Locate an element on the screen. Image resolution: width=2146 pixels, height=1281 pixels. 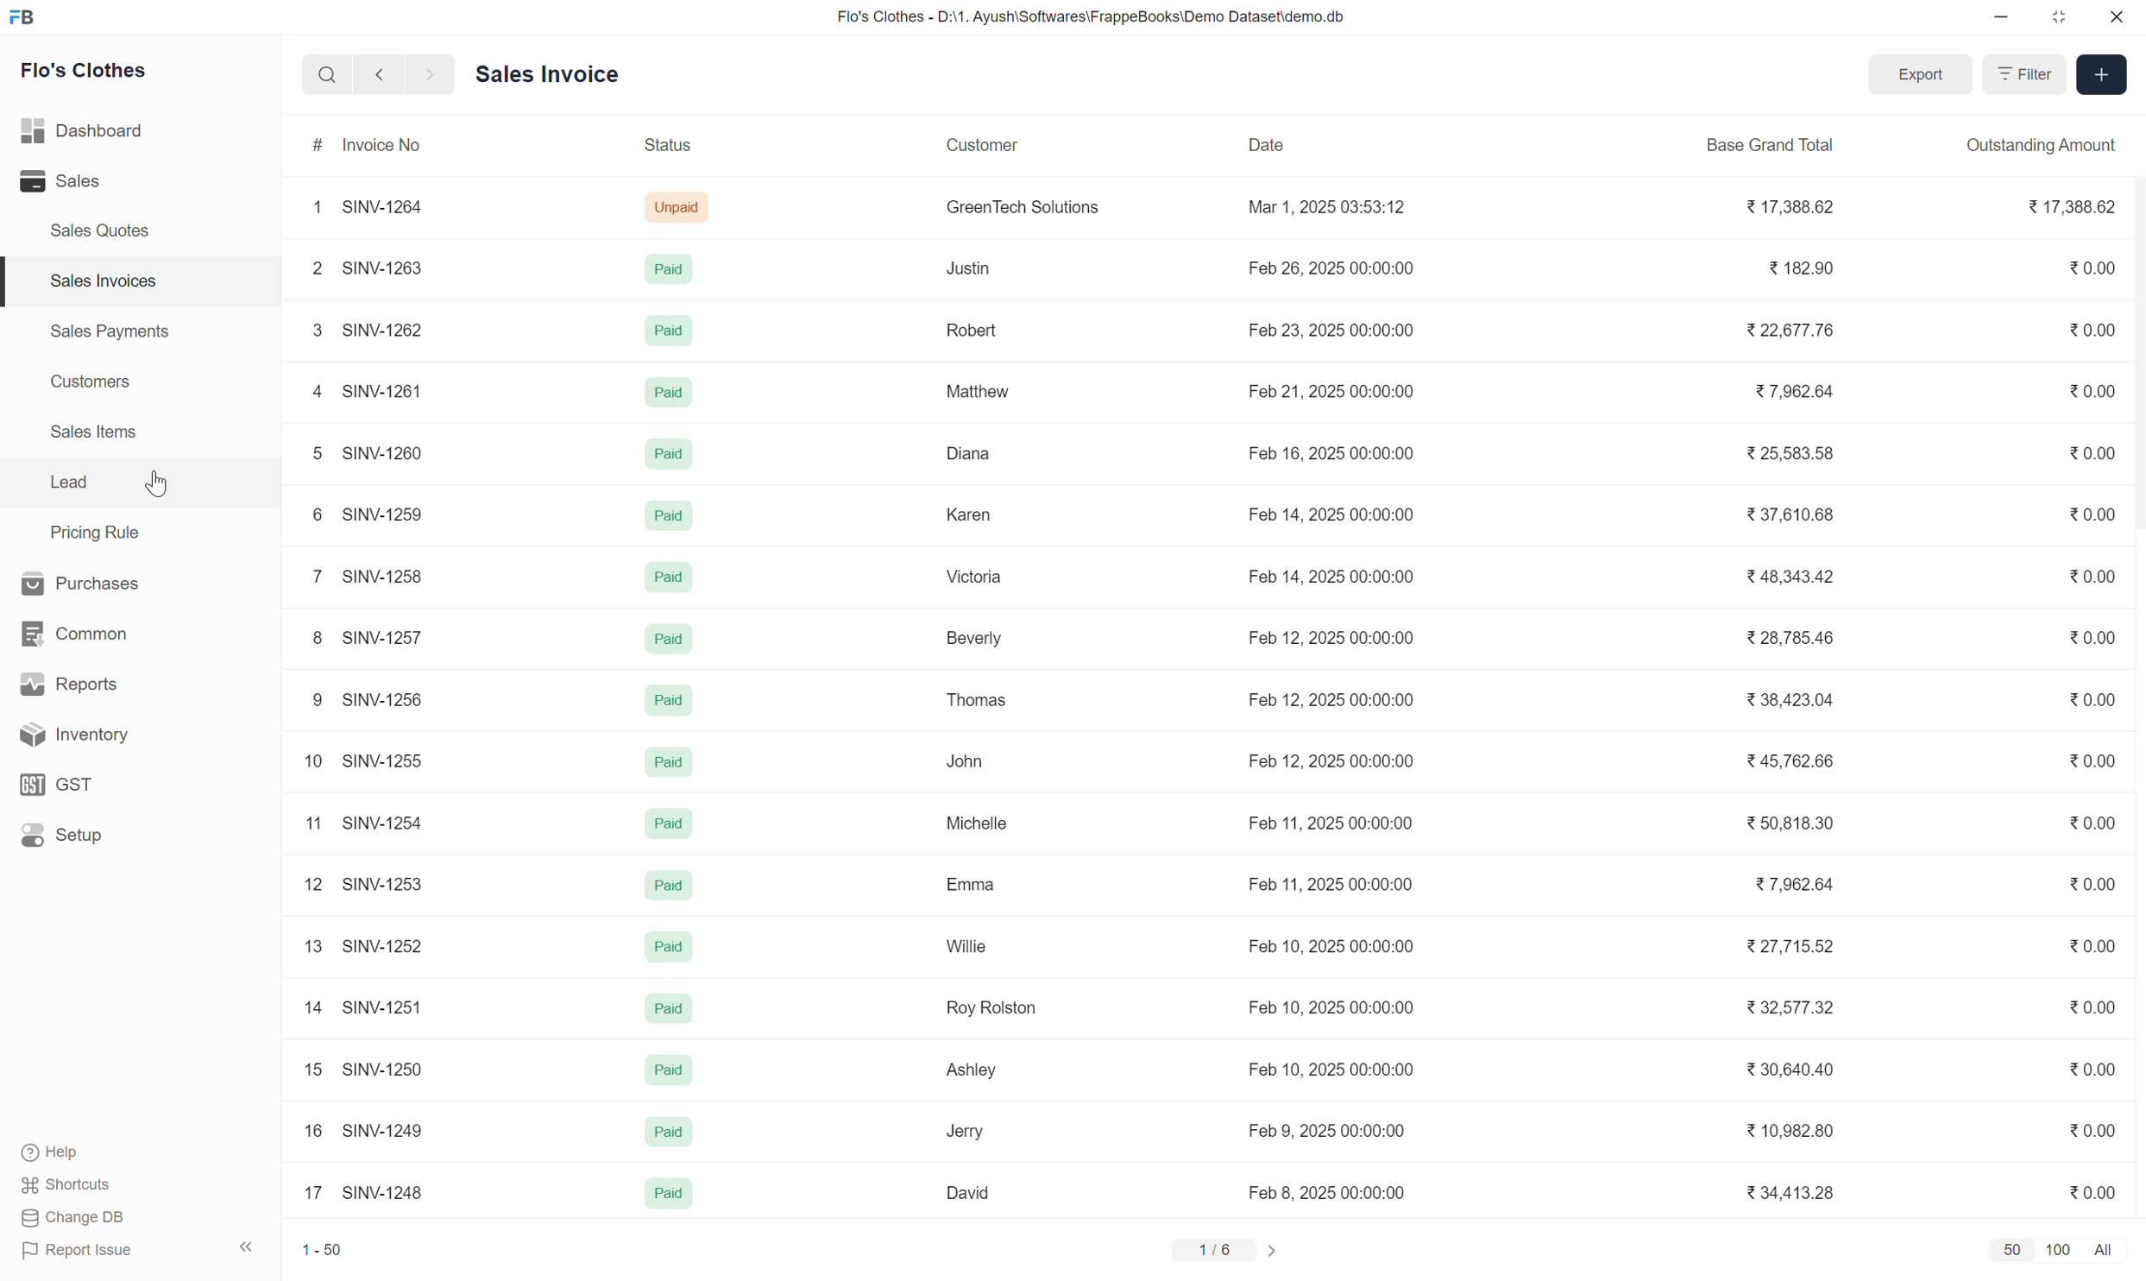
Justin is located at coordinates (966, 269).